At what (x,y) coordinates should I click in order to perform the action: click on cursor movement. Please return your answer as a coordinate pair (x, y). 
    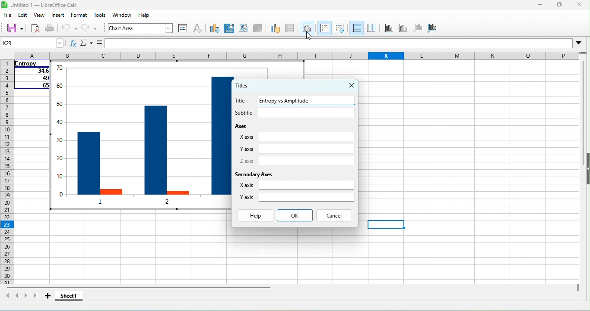
    Looking at the image, I should click on (306, 36).